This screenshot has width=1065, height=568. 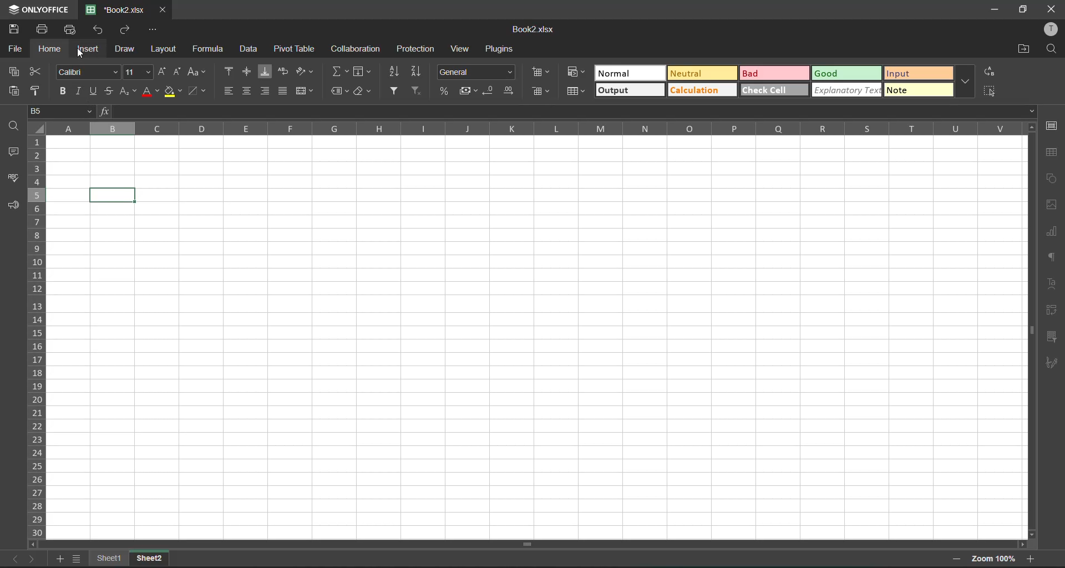 What do you see at coordinates (1051, 181) in the screenshot?
I see `shapes` at bounding box center [1051, 181].